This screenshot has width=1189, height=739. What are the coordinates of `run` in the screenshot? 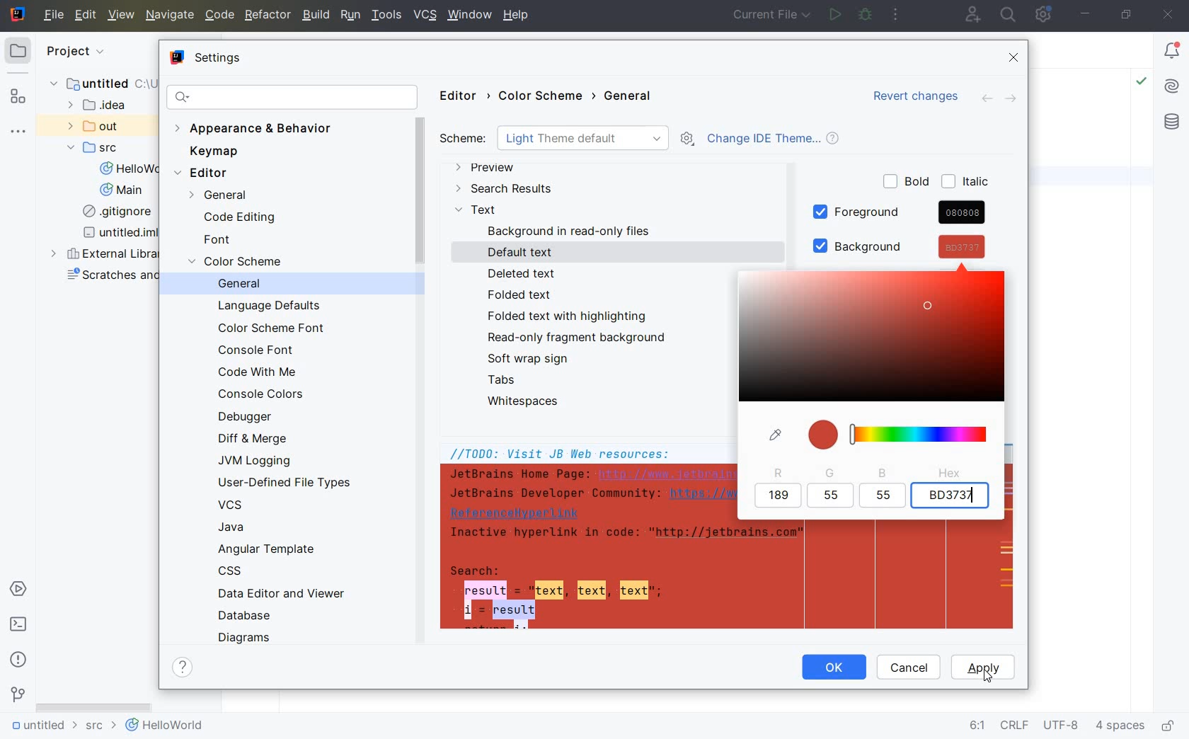 It's located at (834, 16).